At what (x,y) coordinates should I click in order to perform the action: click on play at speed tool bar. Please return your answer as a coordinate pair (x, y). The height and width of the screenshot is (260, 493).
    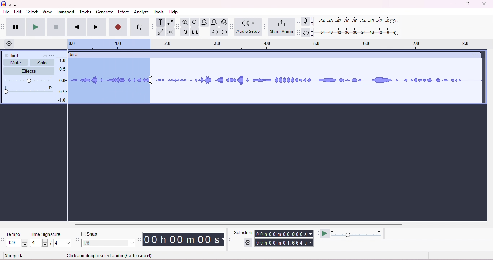
    Looking at the image, I should click on (317, 233).